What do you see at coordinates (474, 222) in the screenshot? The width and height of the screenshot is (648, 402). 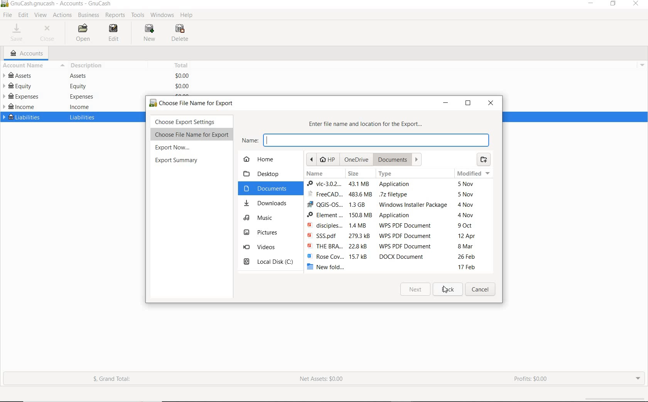 I see `modified` at bounding box center [474, 222].